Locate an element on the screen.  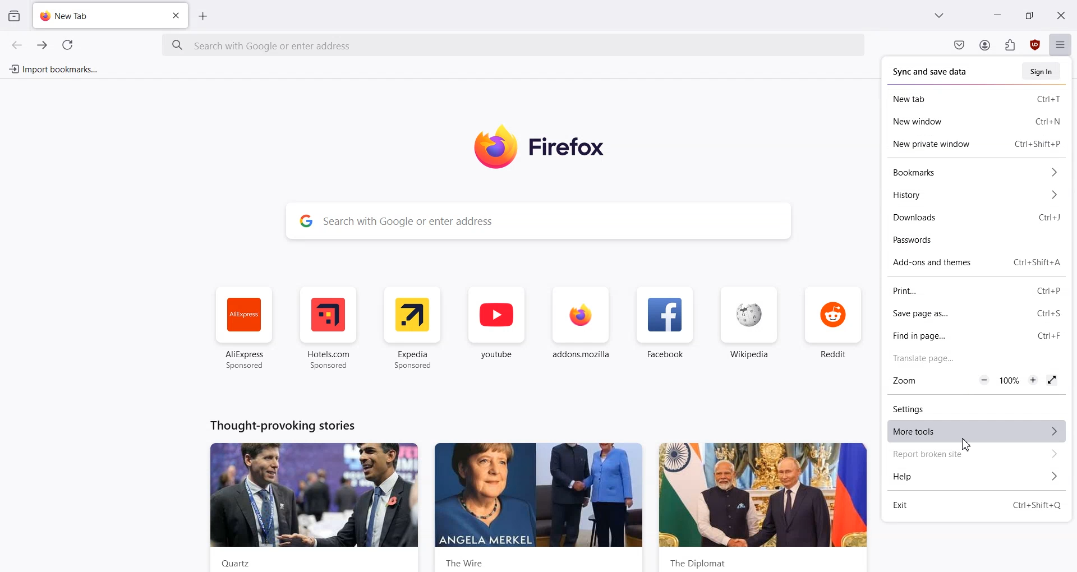
cursor is located at coordinates (964, 446).